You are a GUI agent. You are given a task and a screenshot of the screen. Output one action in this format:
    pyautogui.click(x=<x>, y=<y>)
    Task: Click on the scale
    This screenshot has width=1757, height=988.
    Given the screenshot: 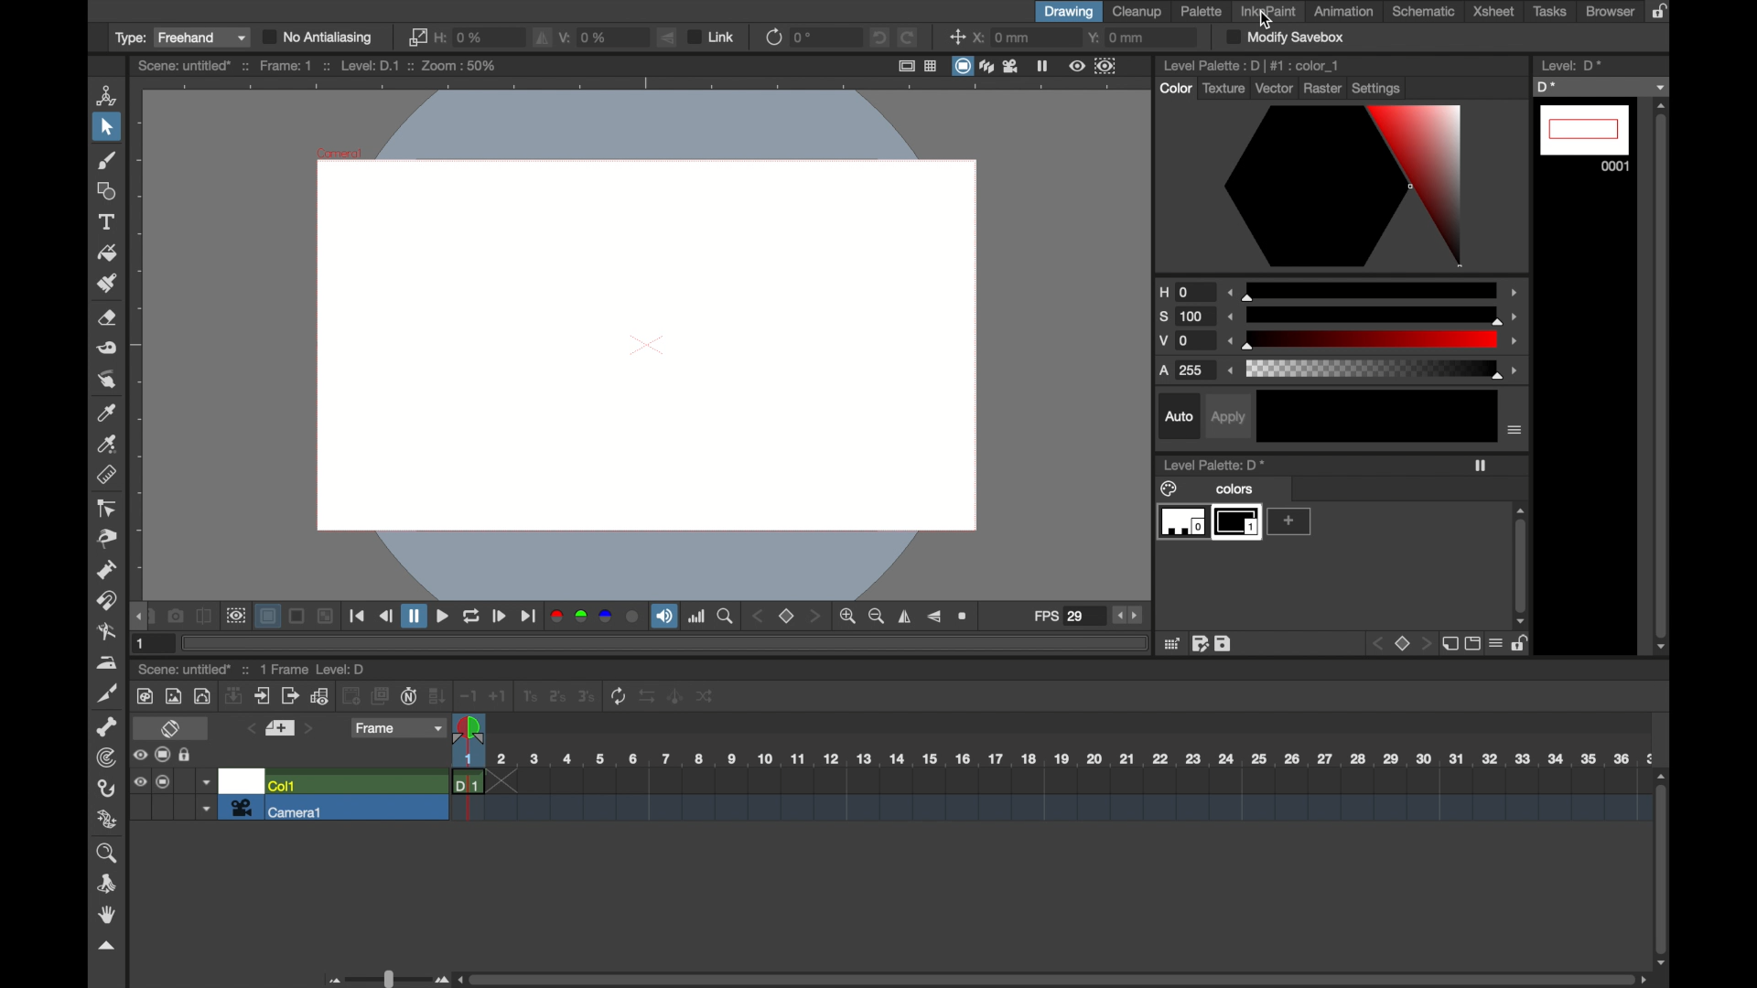 What is the action you would take?
    pyautogui.click(x=1374, y=288)
    